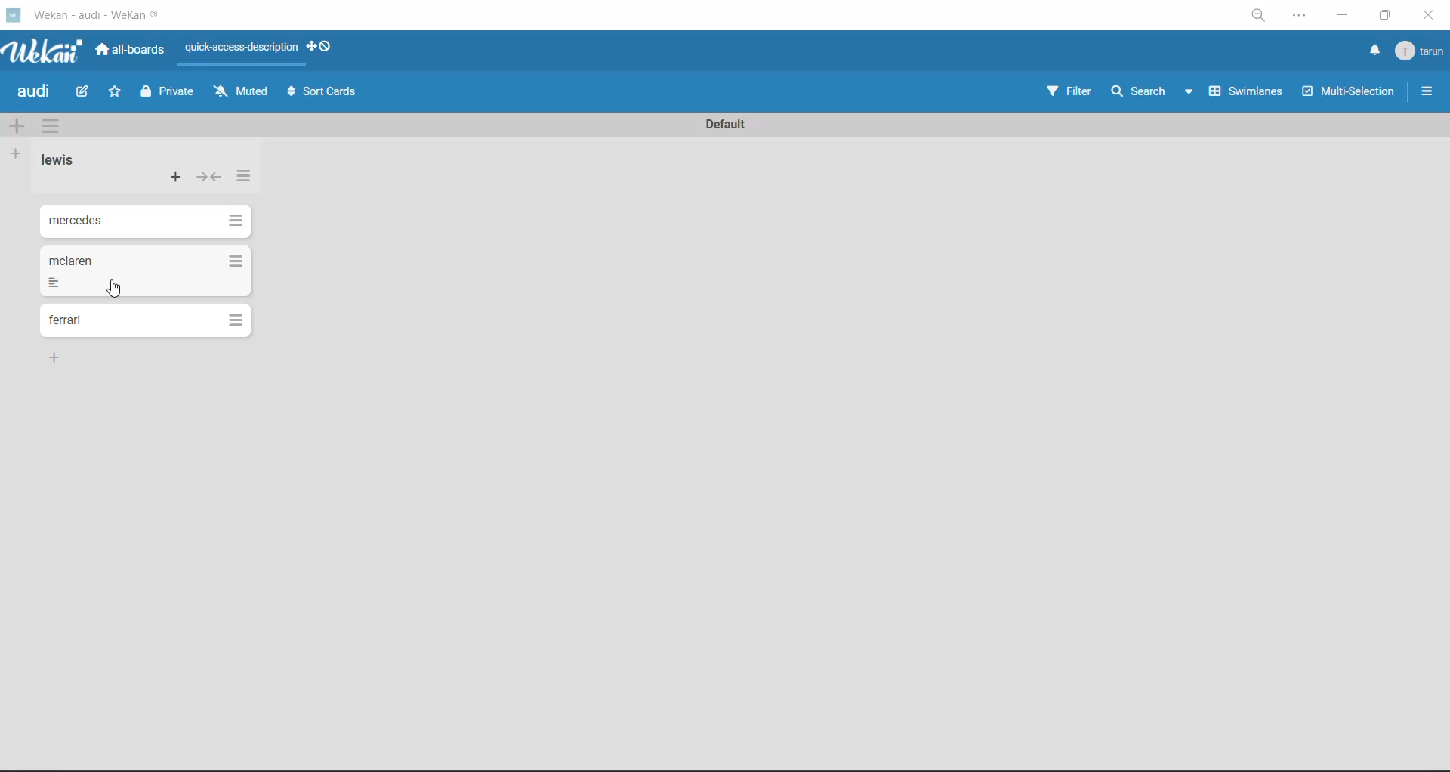  What do you see at coordinates (55, 127) in the screenshot?
I see `swimlane actions` at bounding box center [55, 127].